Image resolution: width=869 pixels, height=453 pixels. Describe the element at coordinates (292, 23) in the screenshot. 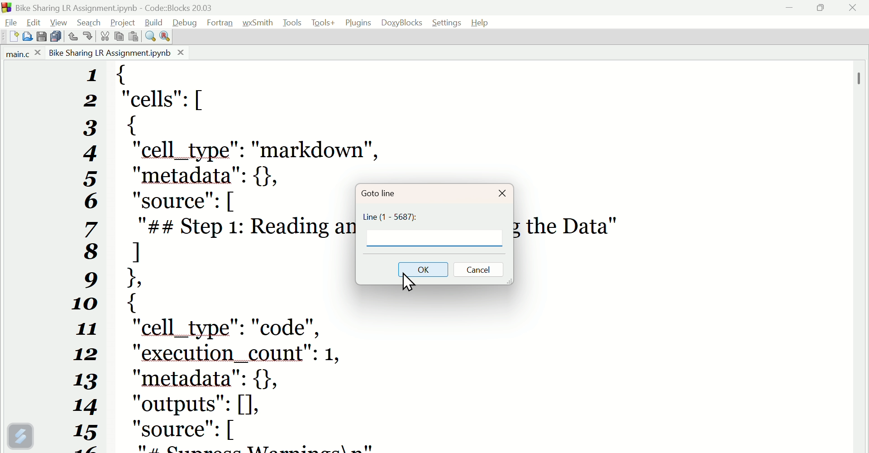

I see `Tools` at that location.